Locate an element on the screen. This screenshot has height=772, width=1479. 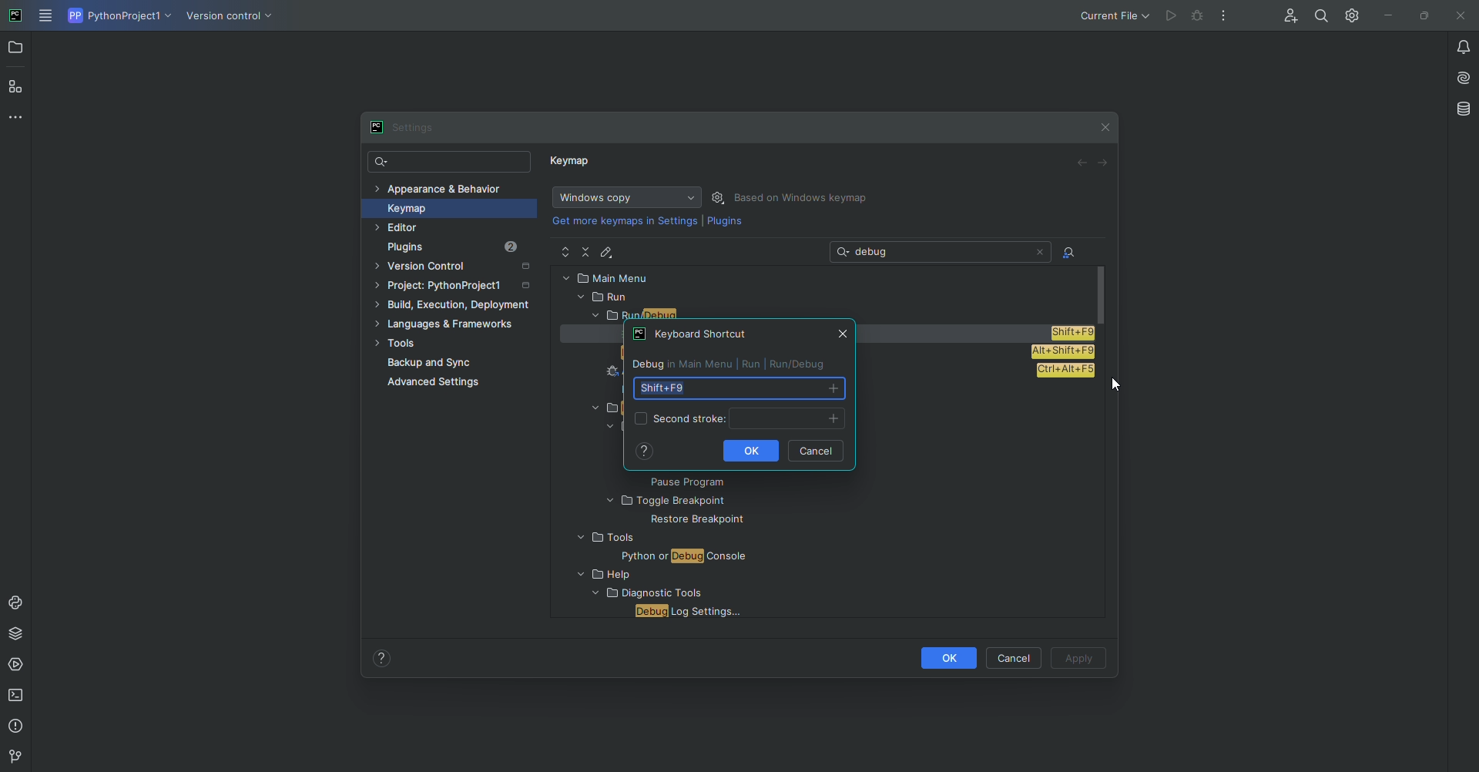
FOLDER NAME is located at coordinates (644, 539).